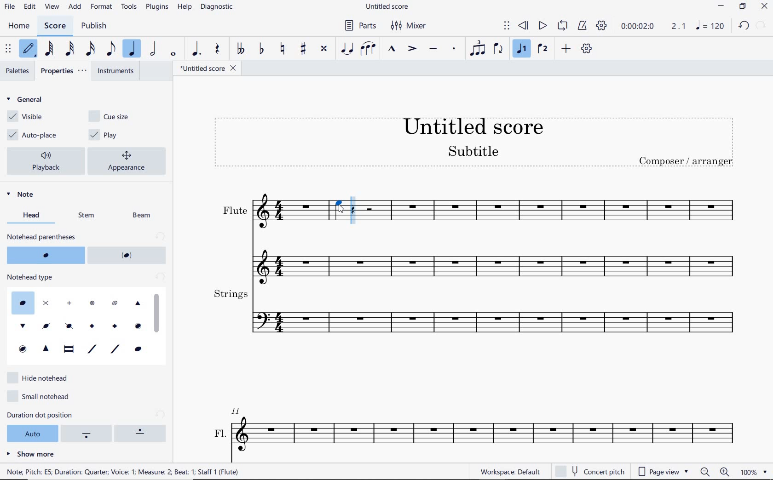 The image size is (773, 480). Describe the element at coordinates (17, 70) in the screenshot. I see `PALETTES` at that location.